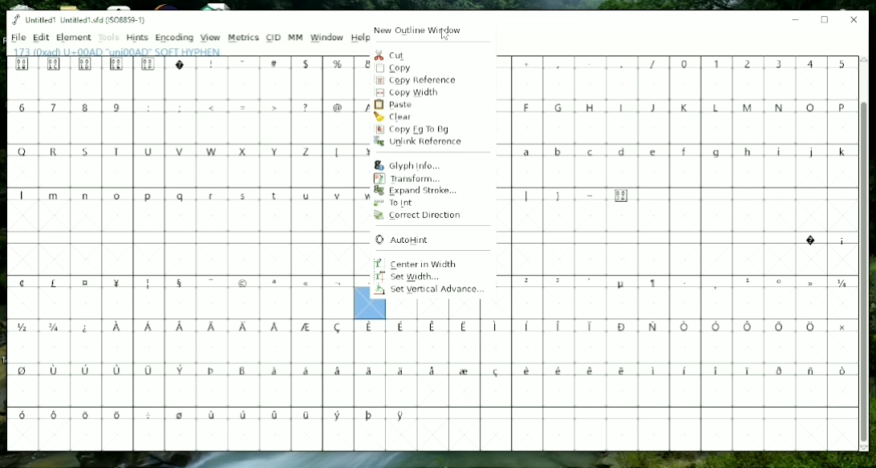  I want to click on Element, so click(73, 38).